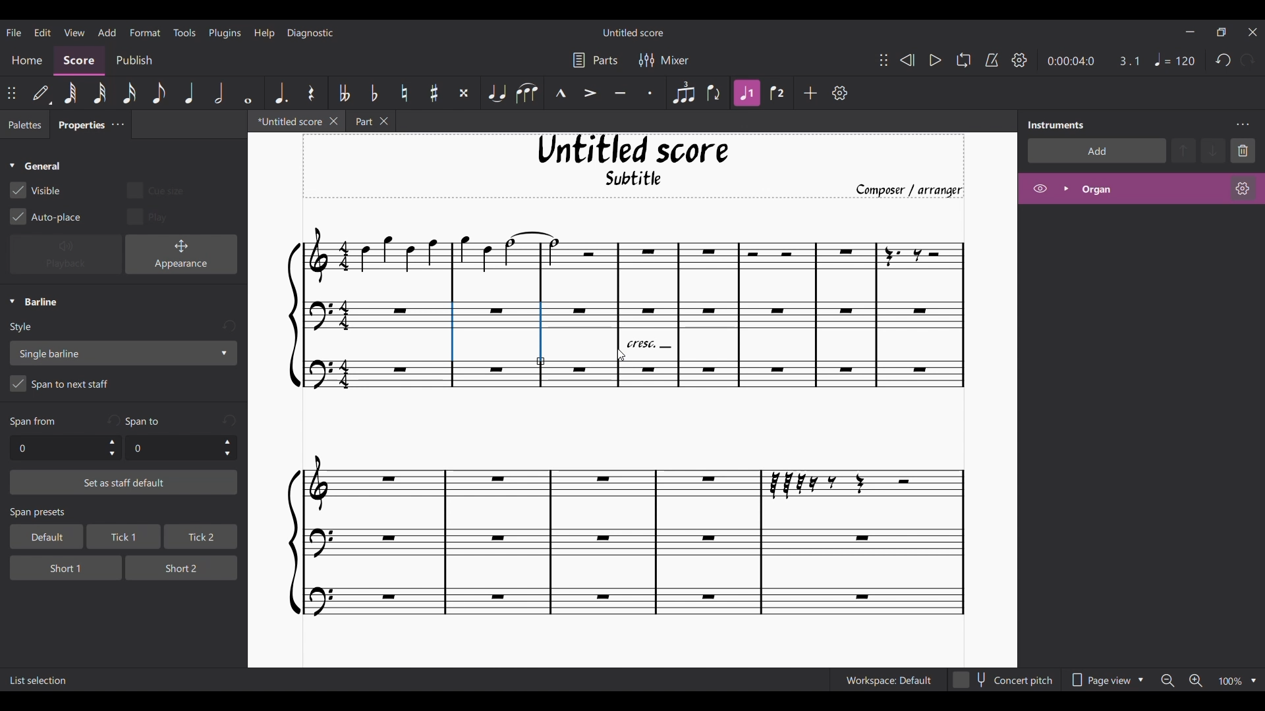 This screenshot has width=1265, height=711. Describe the element at coordinates (1223, 61) in the screenshot. I see `Undo` at that location.